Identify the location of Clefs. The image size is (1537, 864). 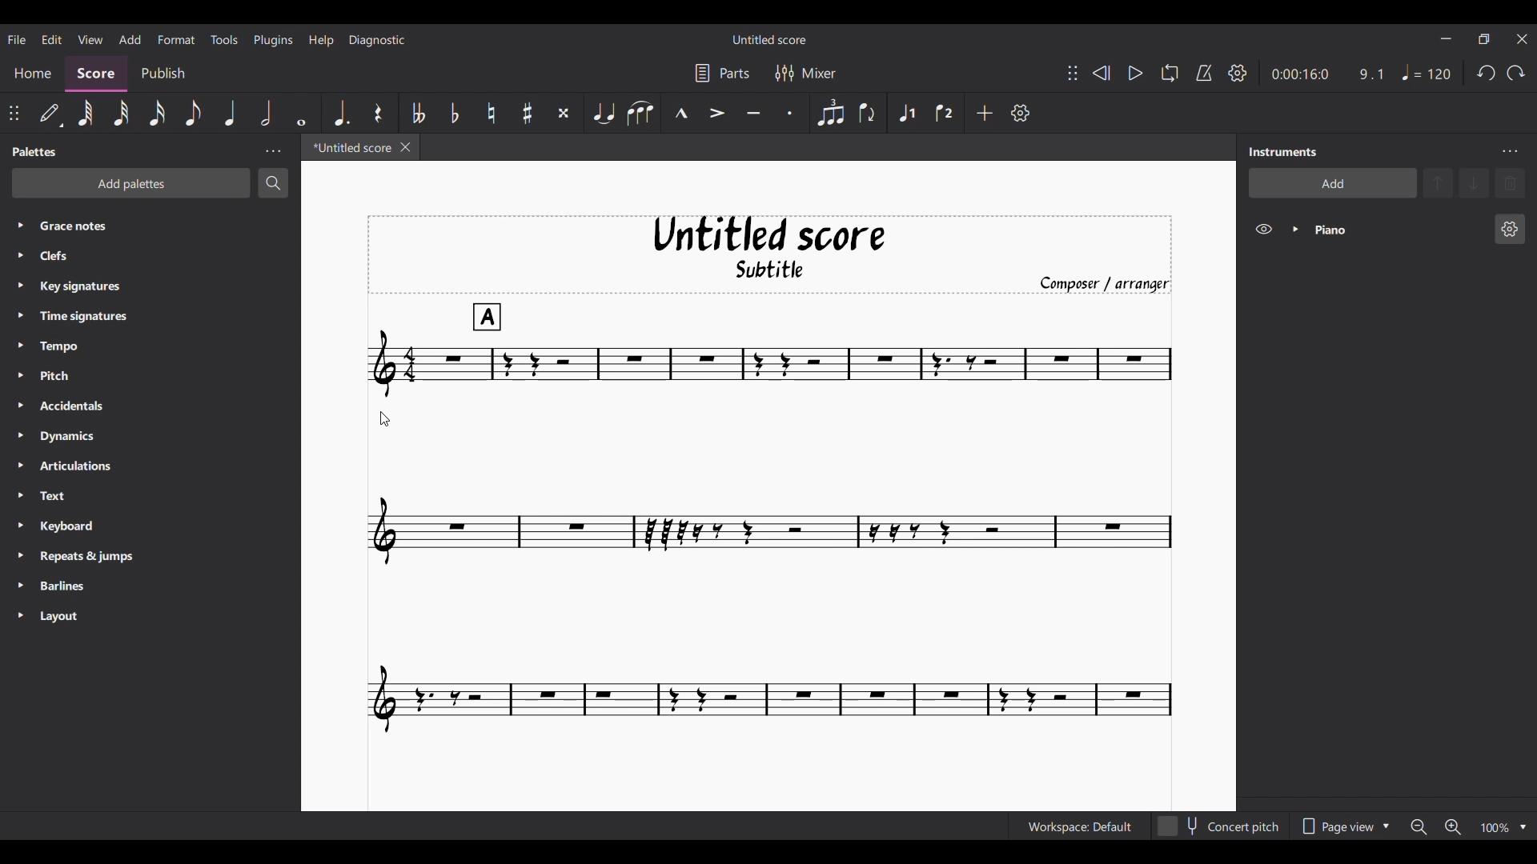
(127, 256).